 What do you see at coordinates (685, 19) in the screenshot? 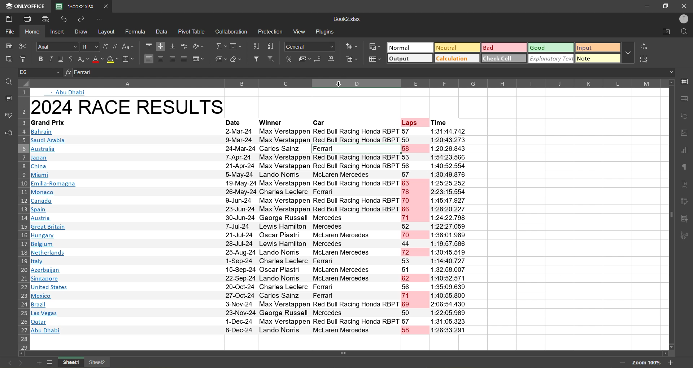
I see `profile` at bounding box center [685, 19].